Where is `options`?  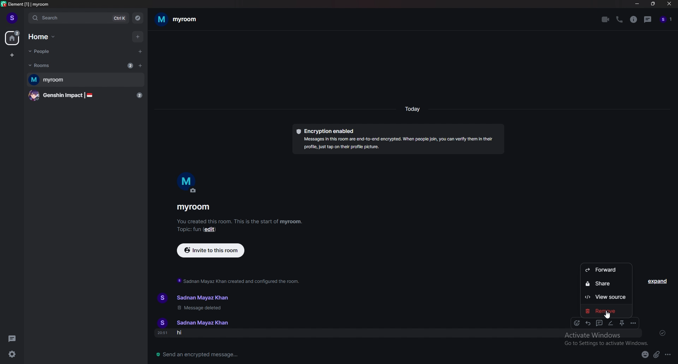
options is located at coordinates (633, 323).